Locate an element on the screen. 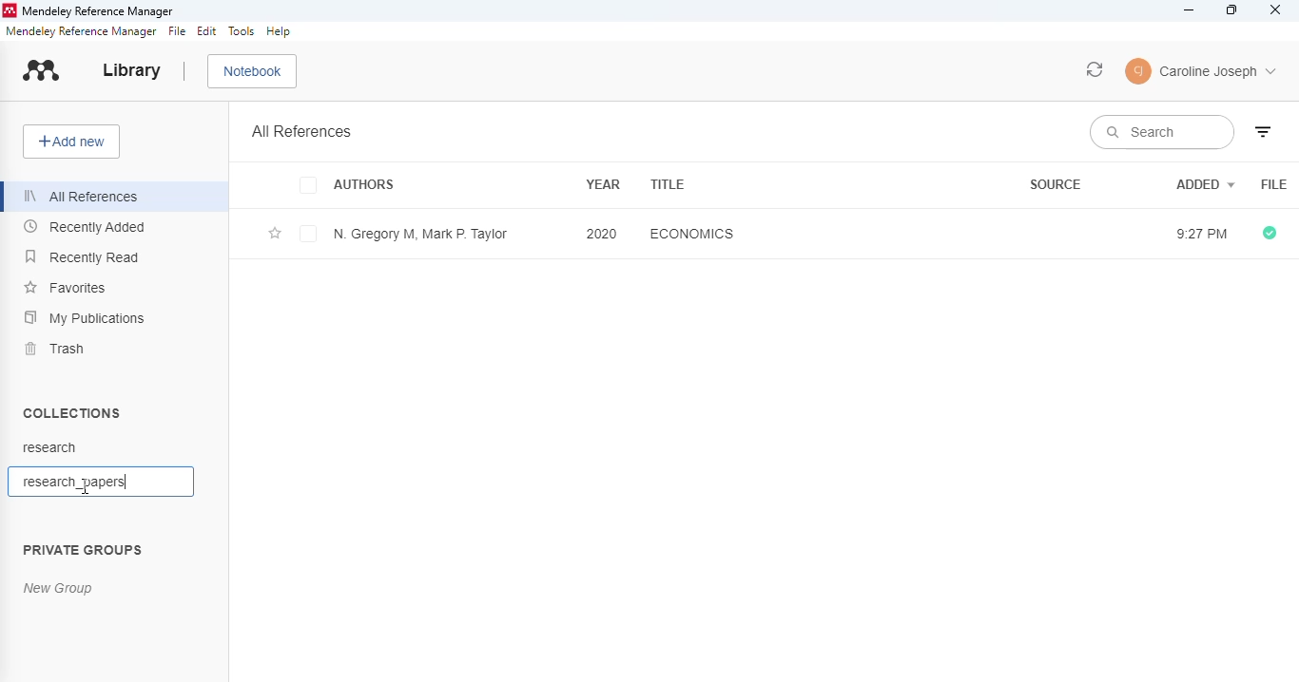  research is located at coordinates (49, 447).